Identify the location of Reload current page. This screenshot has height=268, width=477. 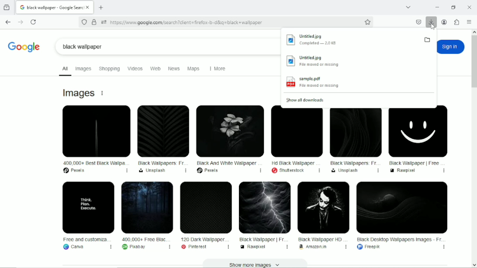
(34, 21).